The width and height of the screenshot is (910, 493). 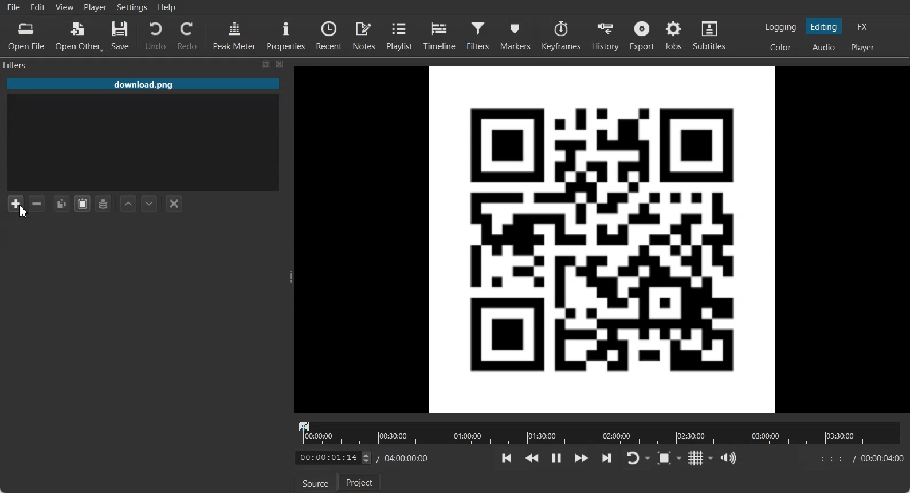 I want to click on Subtitles, so click(x=710, y=36).